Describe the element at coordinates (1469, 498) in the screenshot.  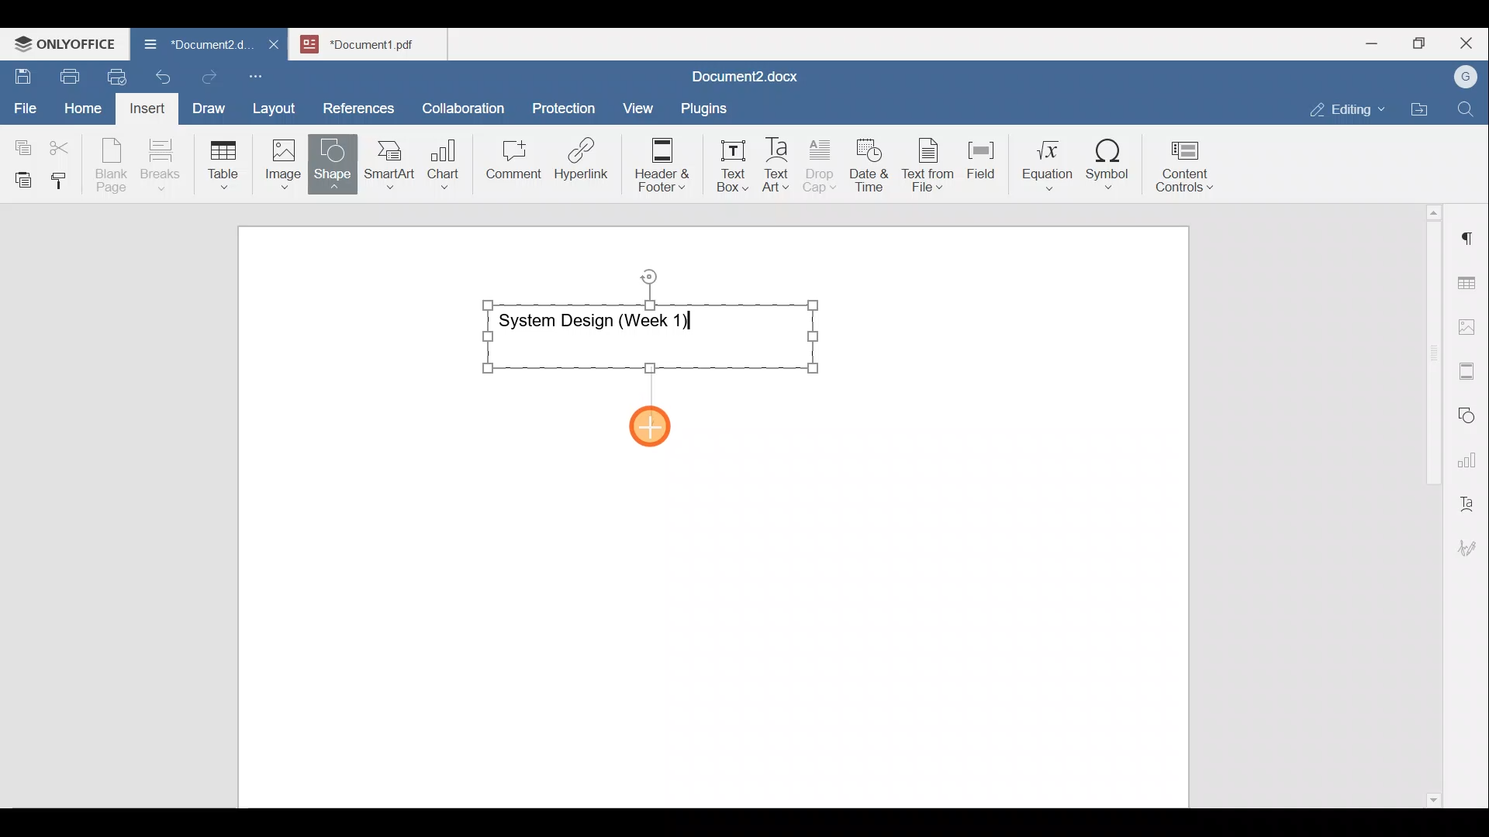
I see `Text Art settings` at that location.